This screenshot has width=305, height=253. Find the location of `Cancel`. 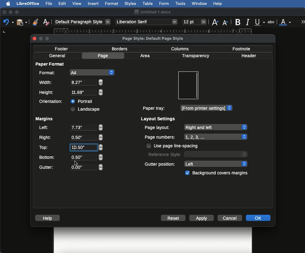

Cancel is located at coordinates (231, 218).